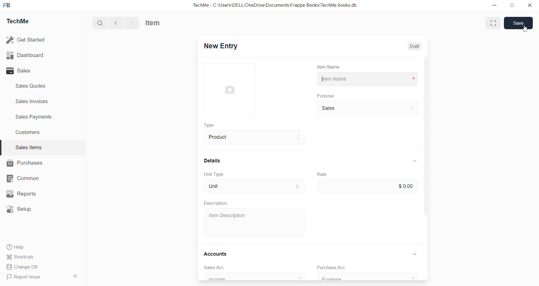  Describe the element at coordinates (325, 96) in the screenshot. I see `Purpose` at that location.